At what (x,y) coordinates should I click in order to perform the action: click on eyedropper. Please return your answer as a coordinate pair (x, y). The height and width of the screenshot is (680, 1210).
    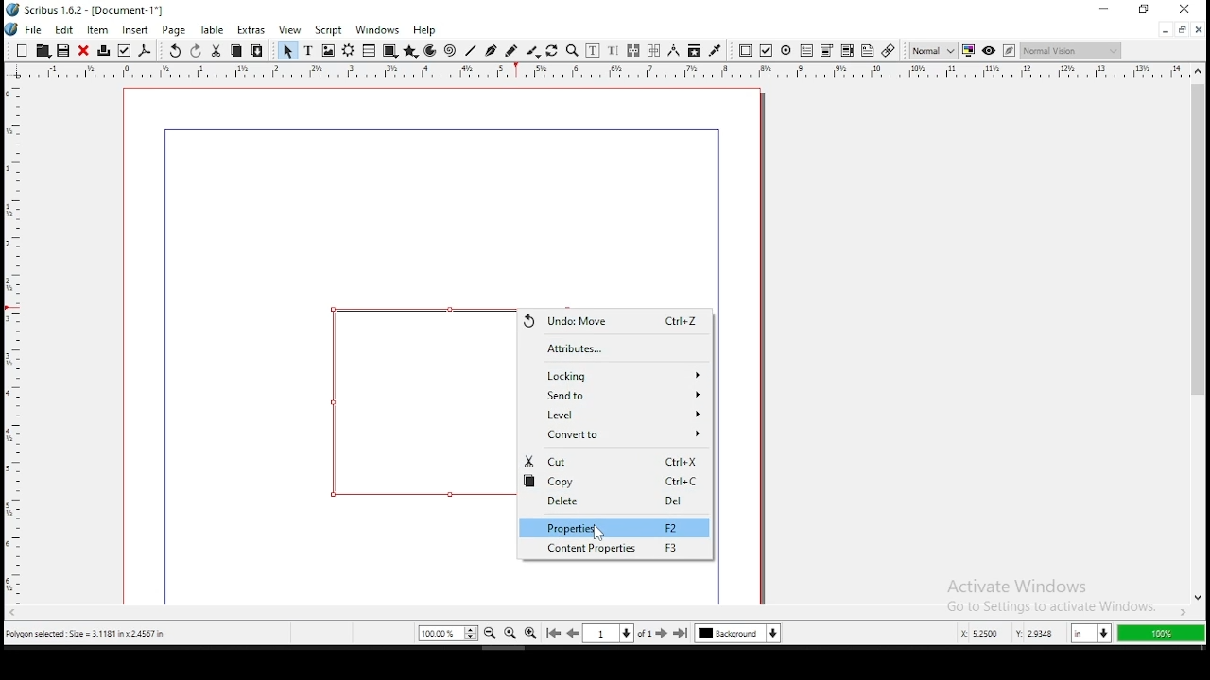
    Looking at the image, I should click on (716, 52).